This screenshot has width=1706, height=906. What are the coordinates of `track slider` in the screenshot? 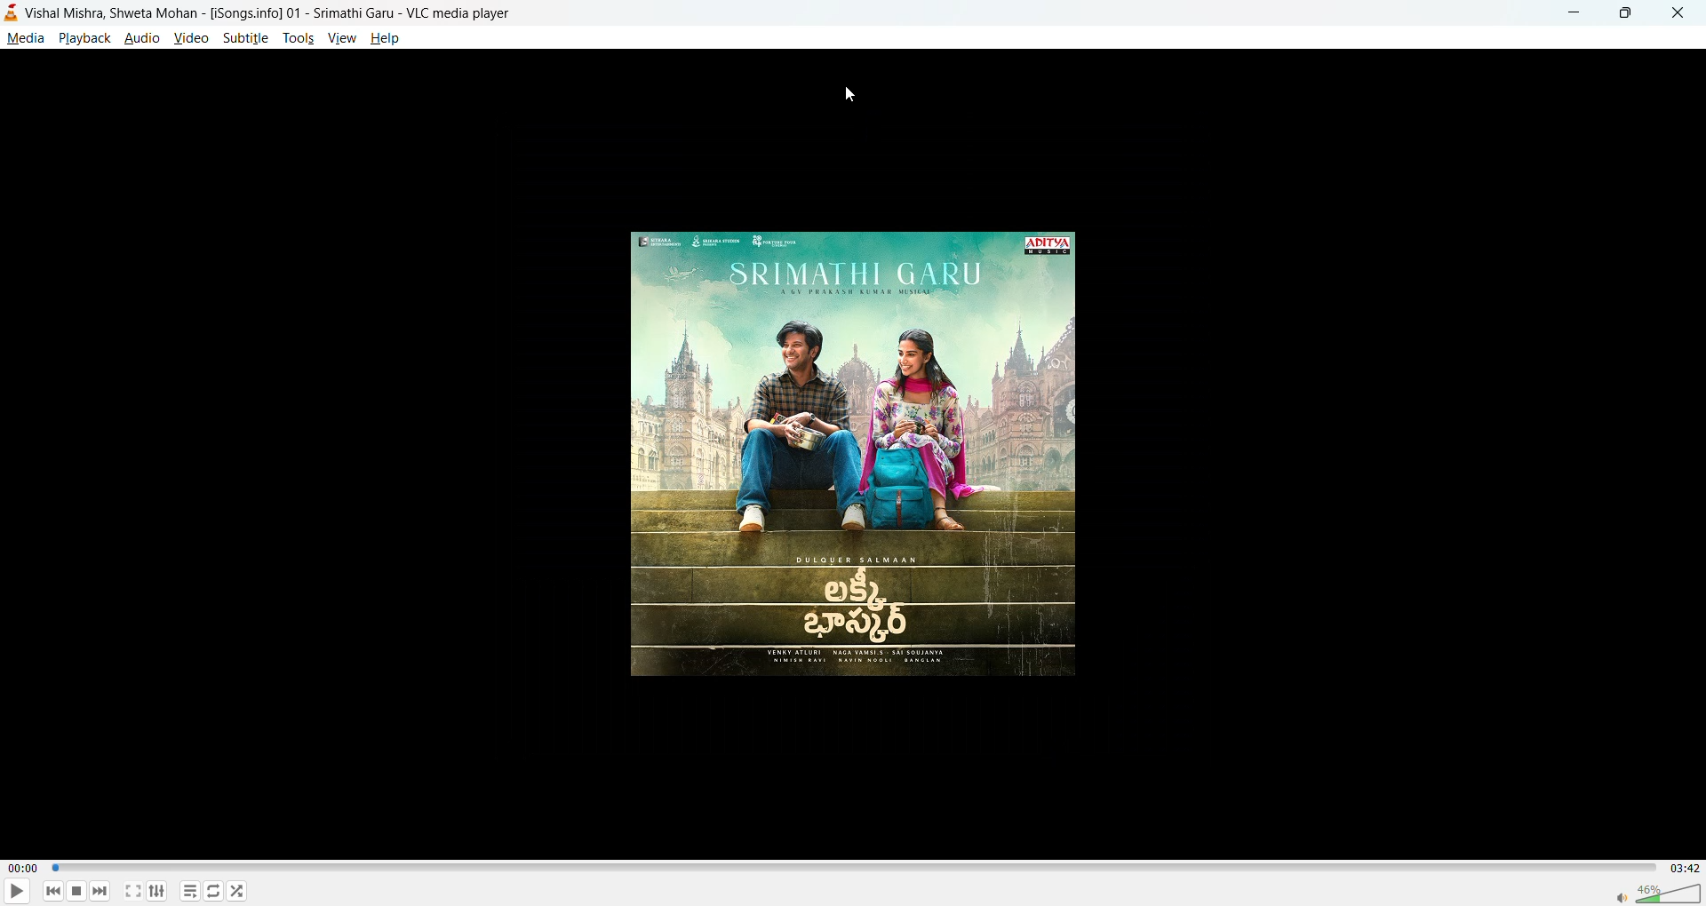 It's located at (851, 869).